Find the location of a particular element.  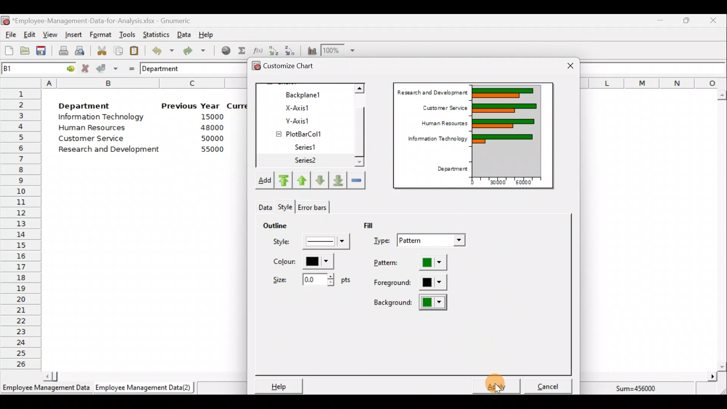

Enter formula is located at coordinates (129, 67).